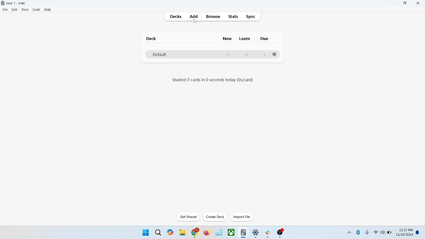 The width and height of the screenshot is (425, 239). I want to click on 11/19/2024, so click(404, 235).